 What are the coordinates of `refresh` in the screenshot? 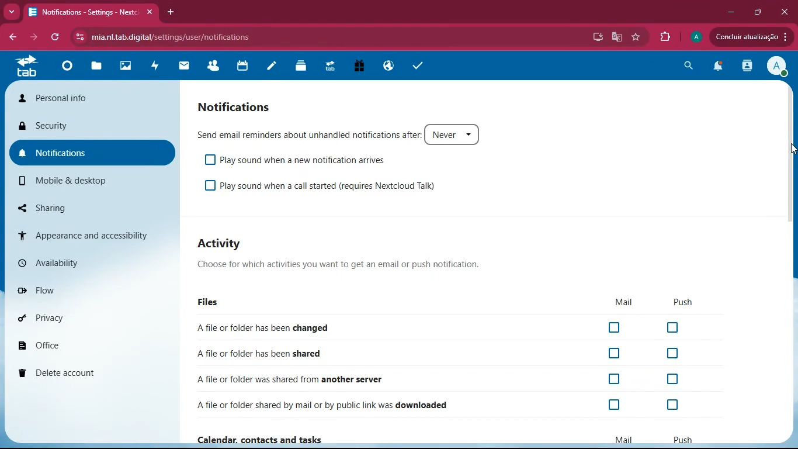 It's located at (57, 37).